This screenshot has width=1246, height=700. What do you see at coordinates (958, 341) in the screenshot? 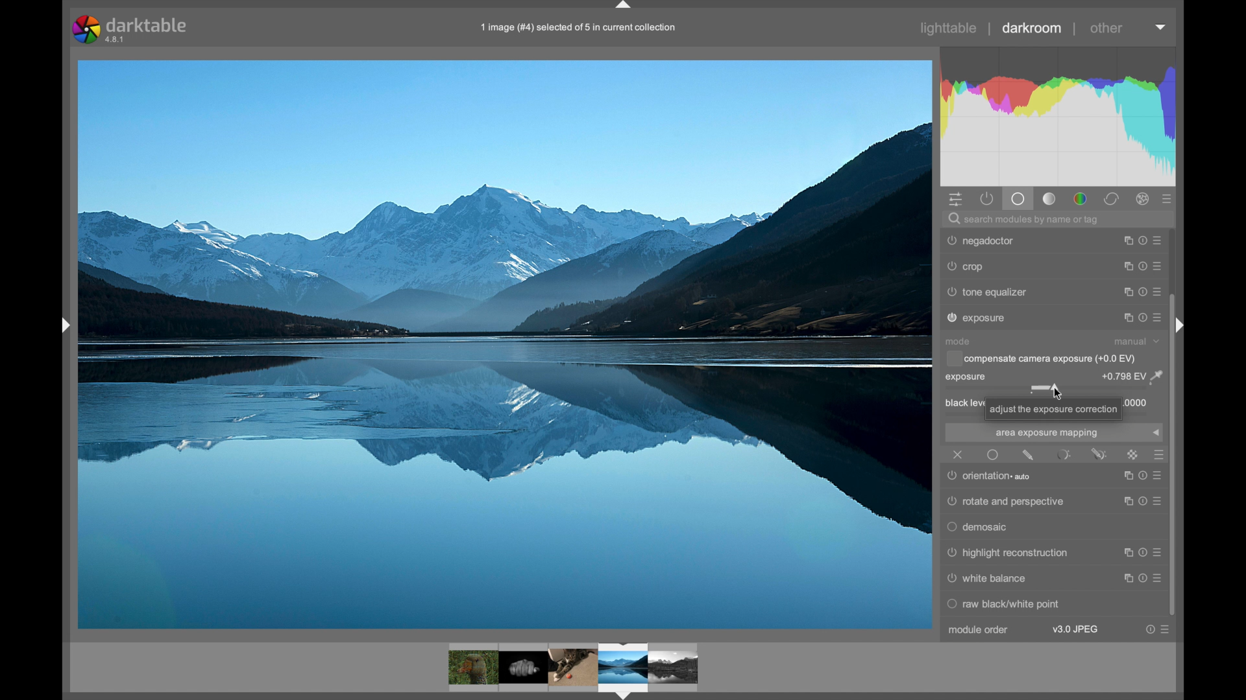
I see `mode` at bounding box center [958, 341].